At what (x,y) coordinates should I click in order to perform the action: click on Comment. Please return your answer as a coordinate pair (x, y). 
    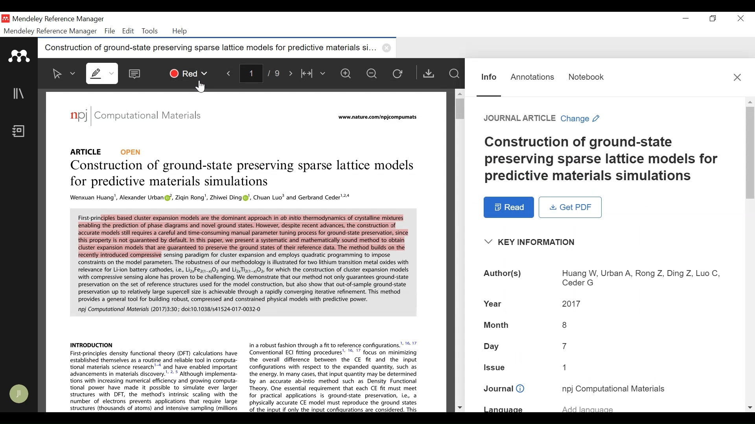
    Looking at the image, I should click on (135, 74).